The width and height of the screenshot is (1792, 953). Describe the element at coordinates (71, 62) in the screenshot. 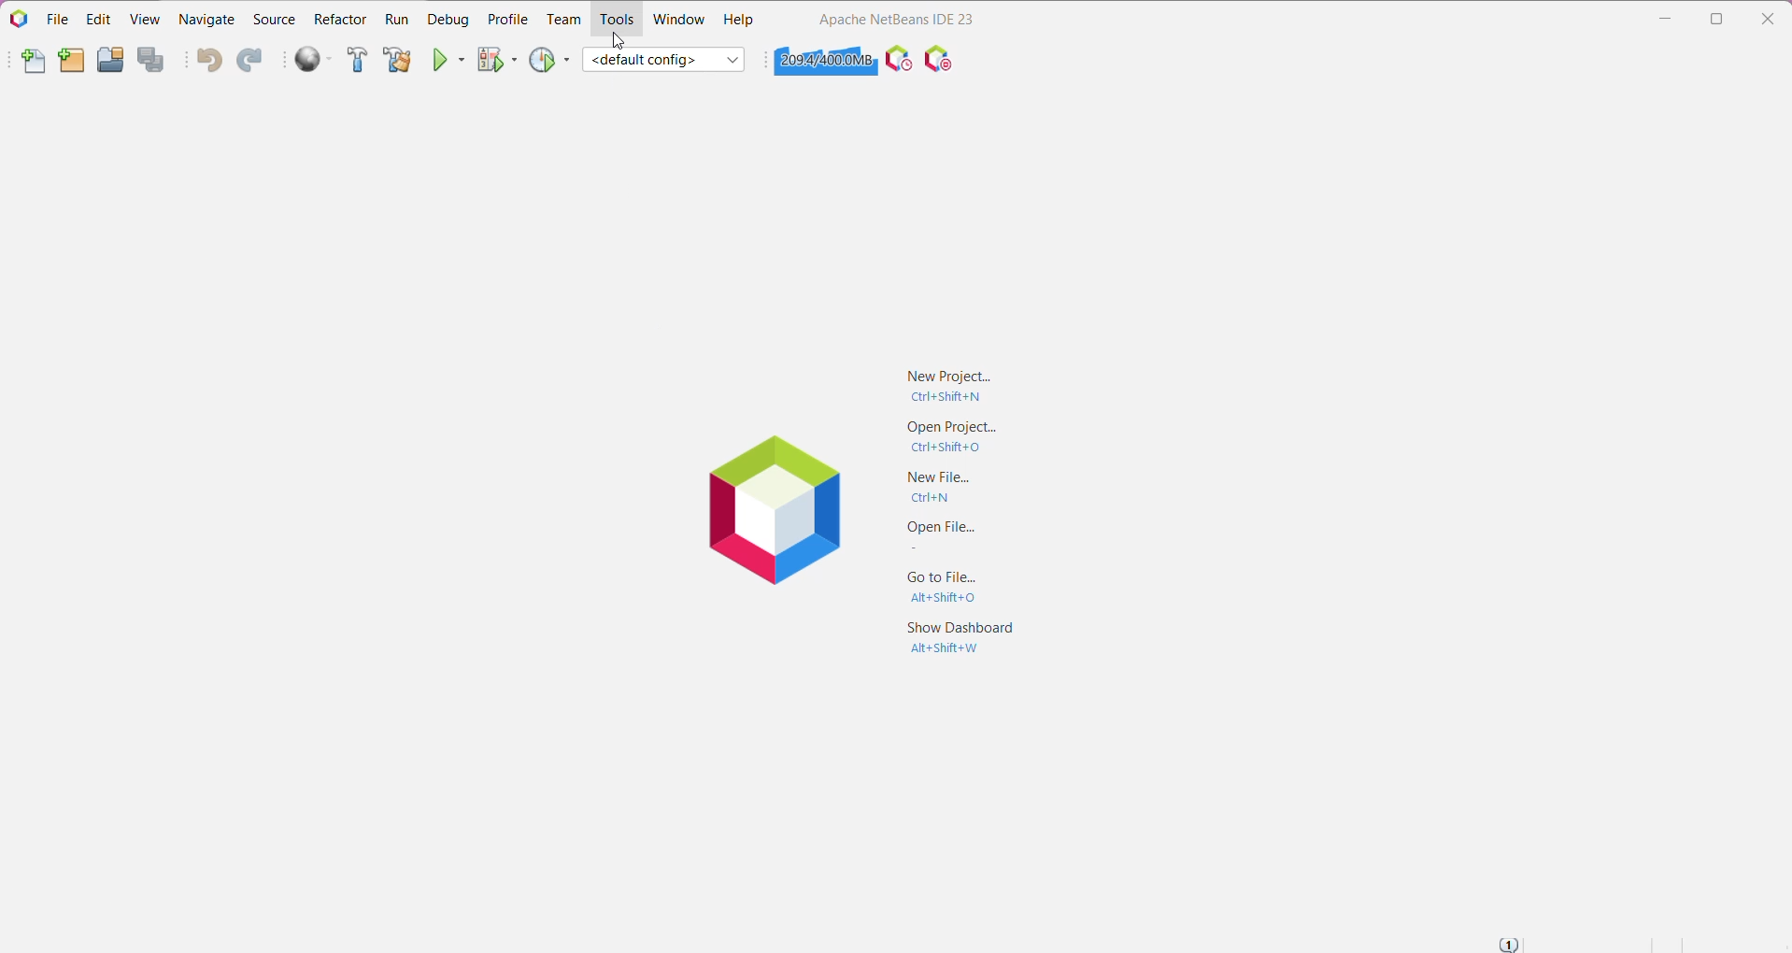

I see `New Project` at that location.